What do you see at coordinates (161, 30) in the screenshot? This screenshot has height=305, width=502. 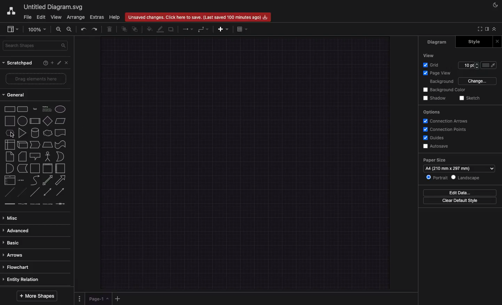 I see `Line color` at bounding box center [161, 30].